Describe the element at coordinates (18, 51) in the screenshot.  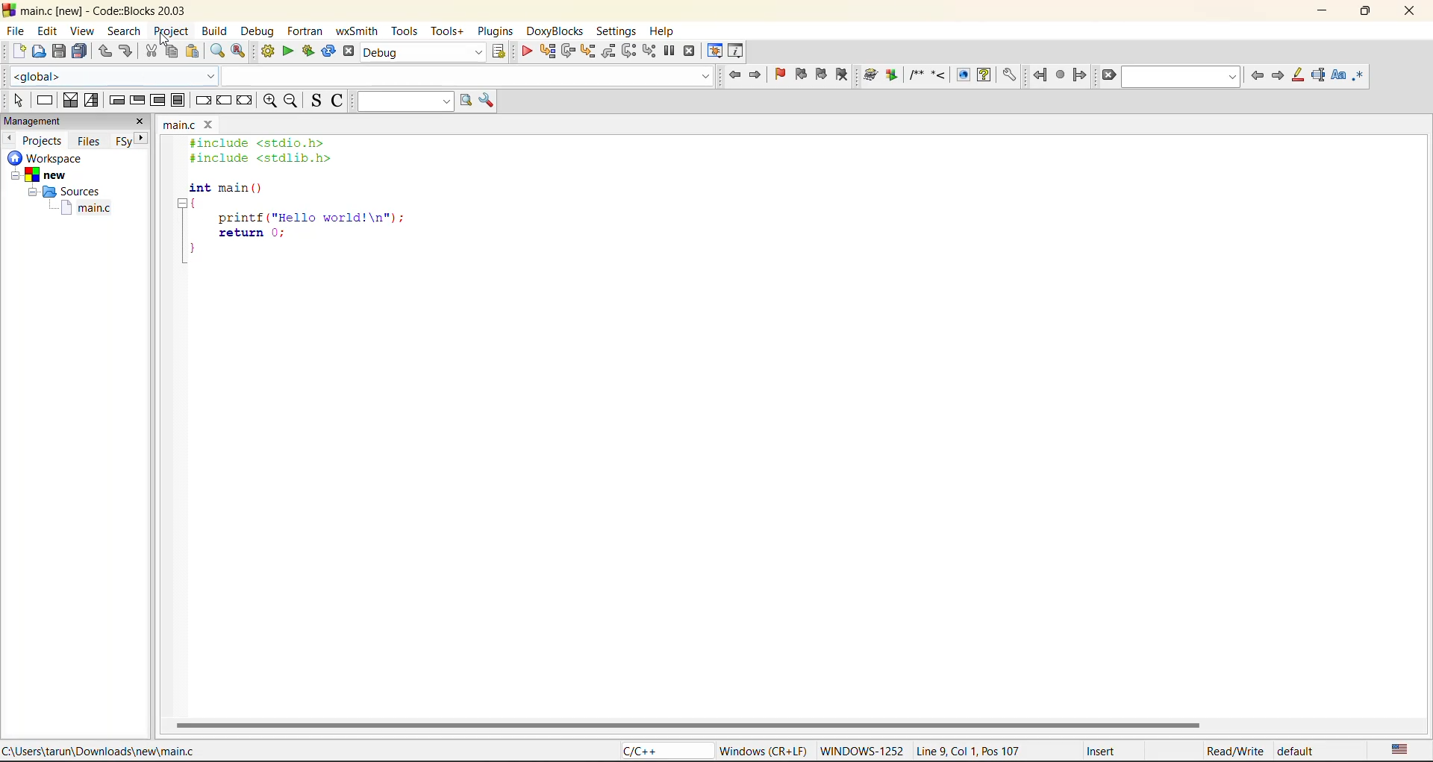
I see `new` at that location.